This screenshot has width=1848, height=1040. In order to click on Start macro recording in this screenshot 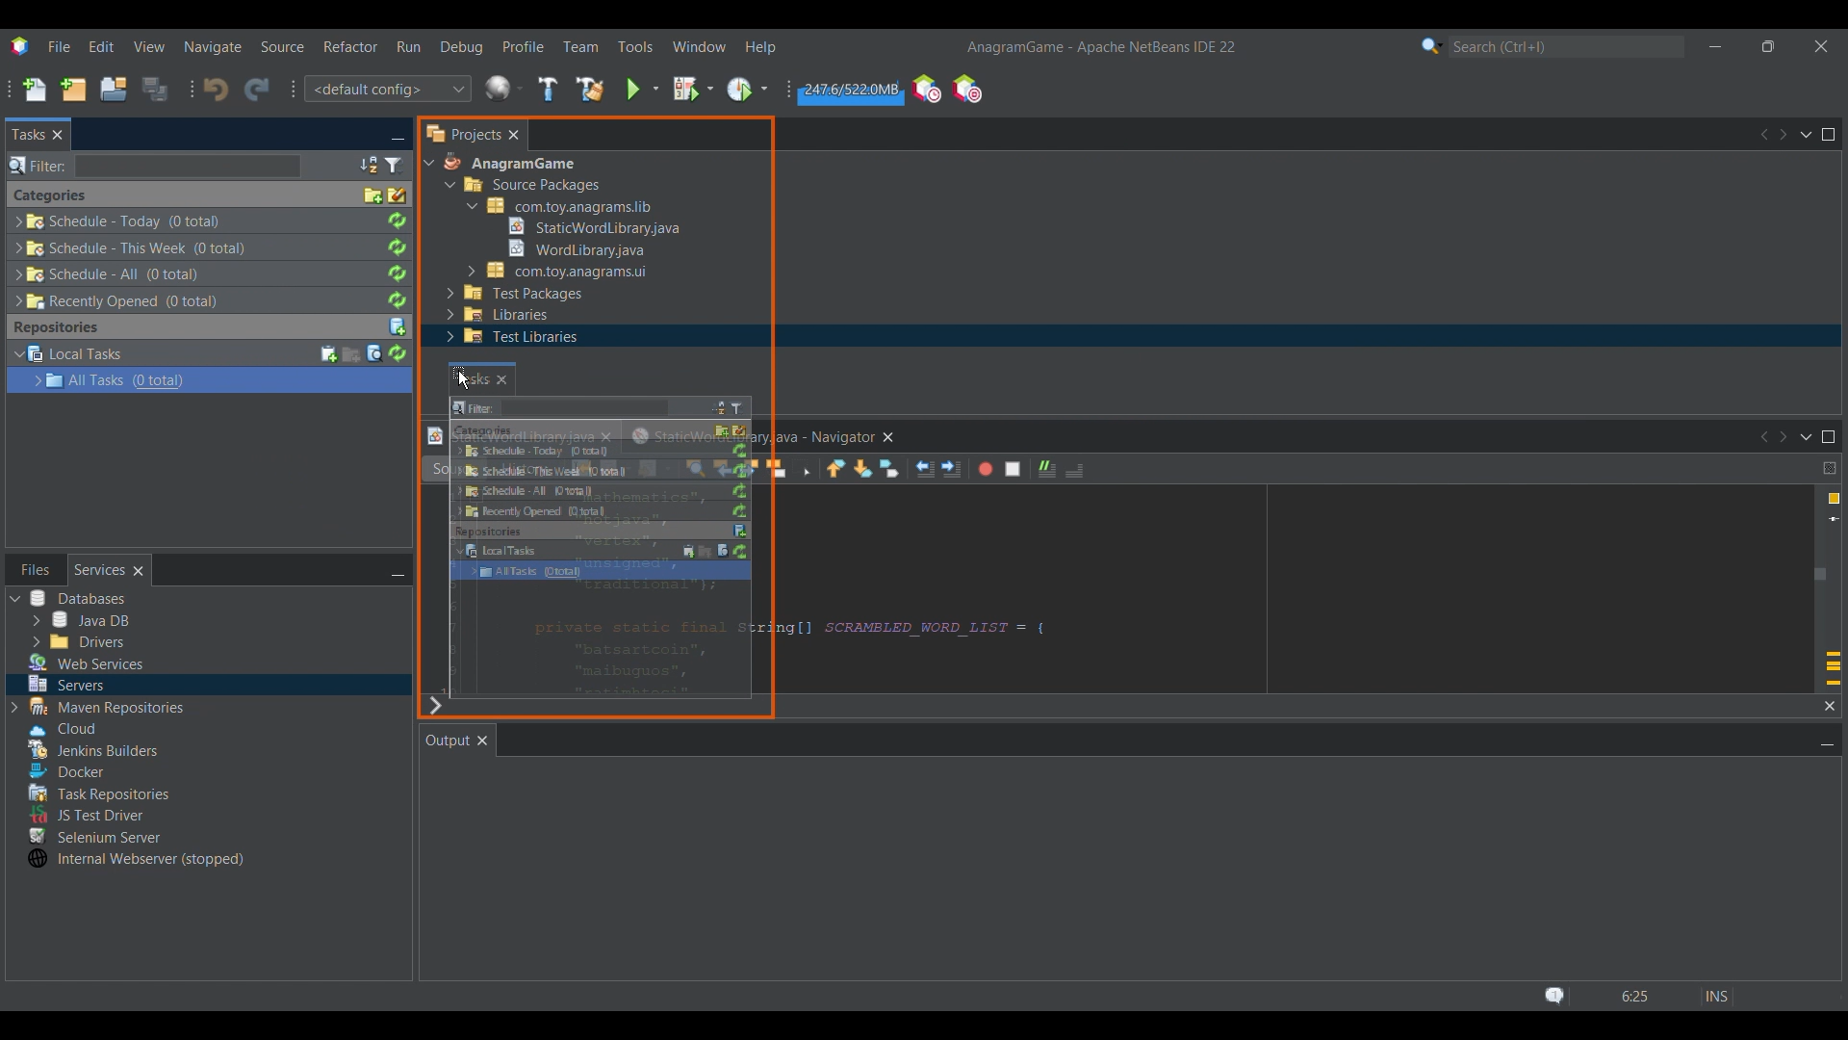, I will do `click(986, 469)`.